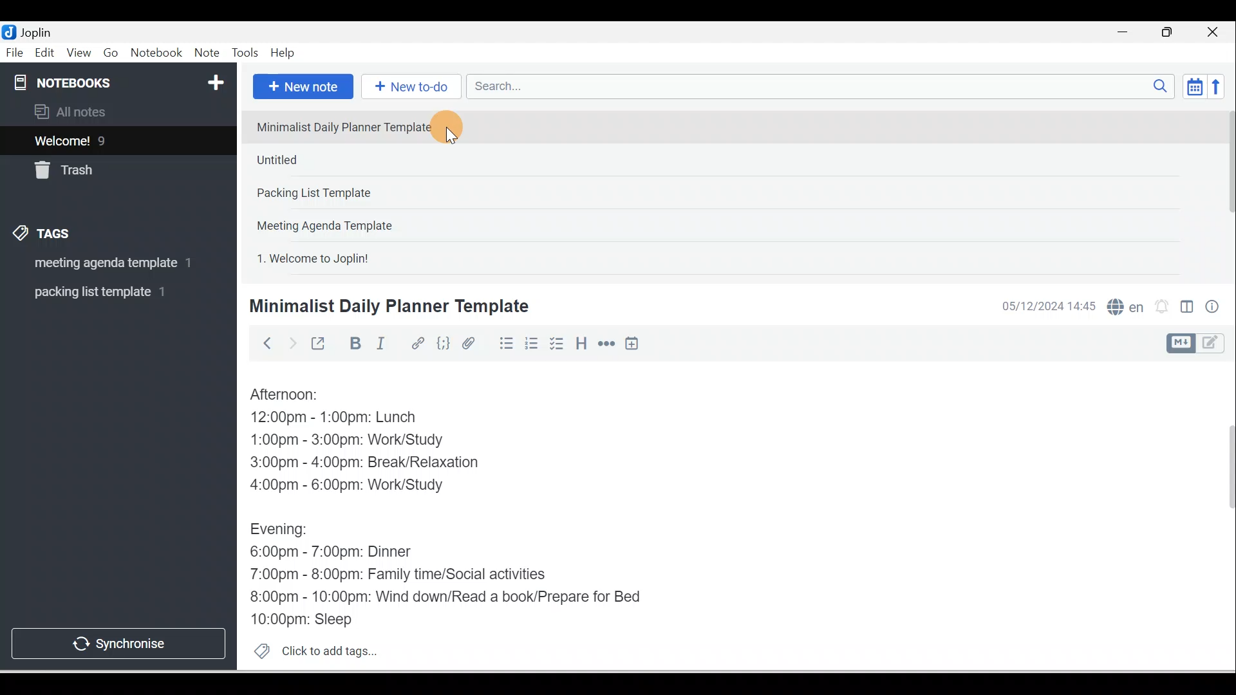 This screenshot has height=695, width=1236. I want to click on Close, so click(1216, 32).